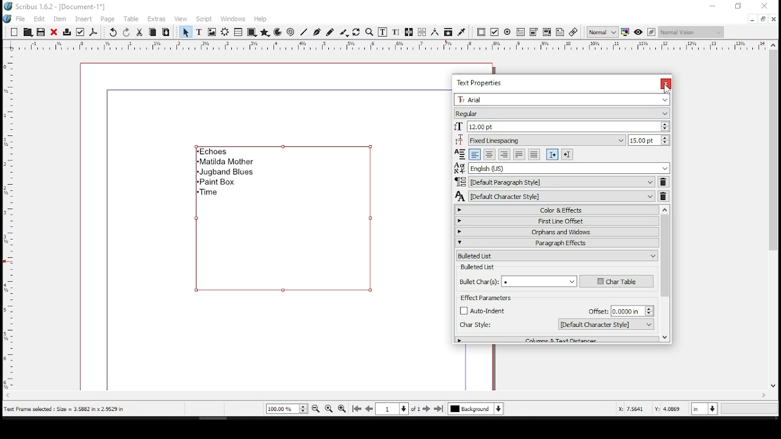 The height and width of the screenshot is (439, 781). Describe the element at coordinates (560, 32) in the screenshot. I see `text annotation` at that location.